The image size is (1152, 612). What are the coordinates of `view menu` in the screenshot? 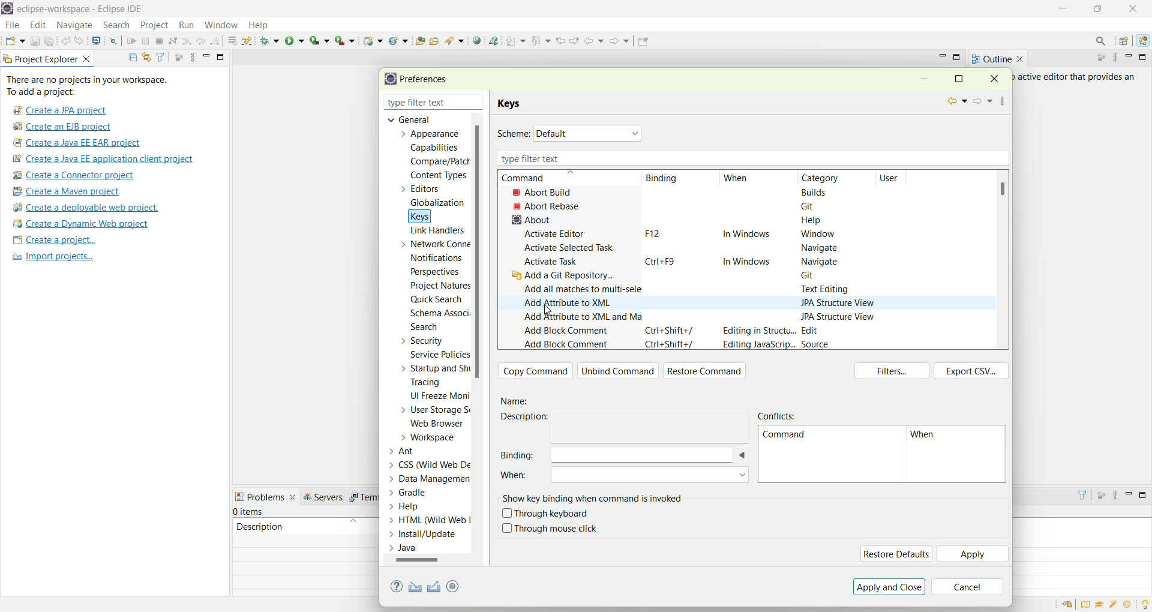 It's located at (191, 56).